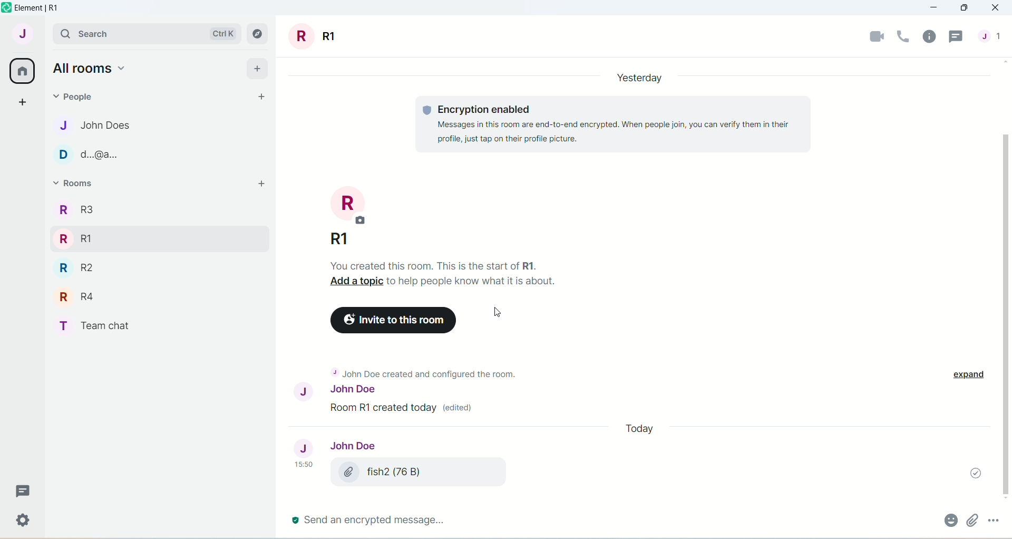  I want to click on minimize, so click(935, 8).